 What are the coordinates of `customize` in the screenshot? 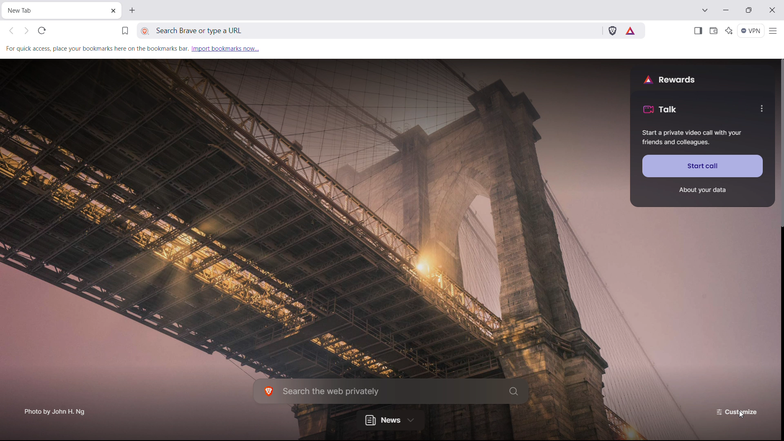 It's located at (738, 411).